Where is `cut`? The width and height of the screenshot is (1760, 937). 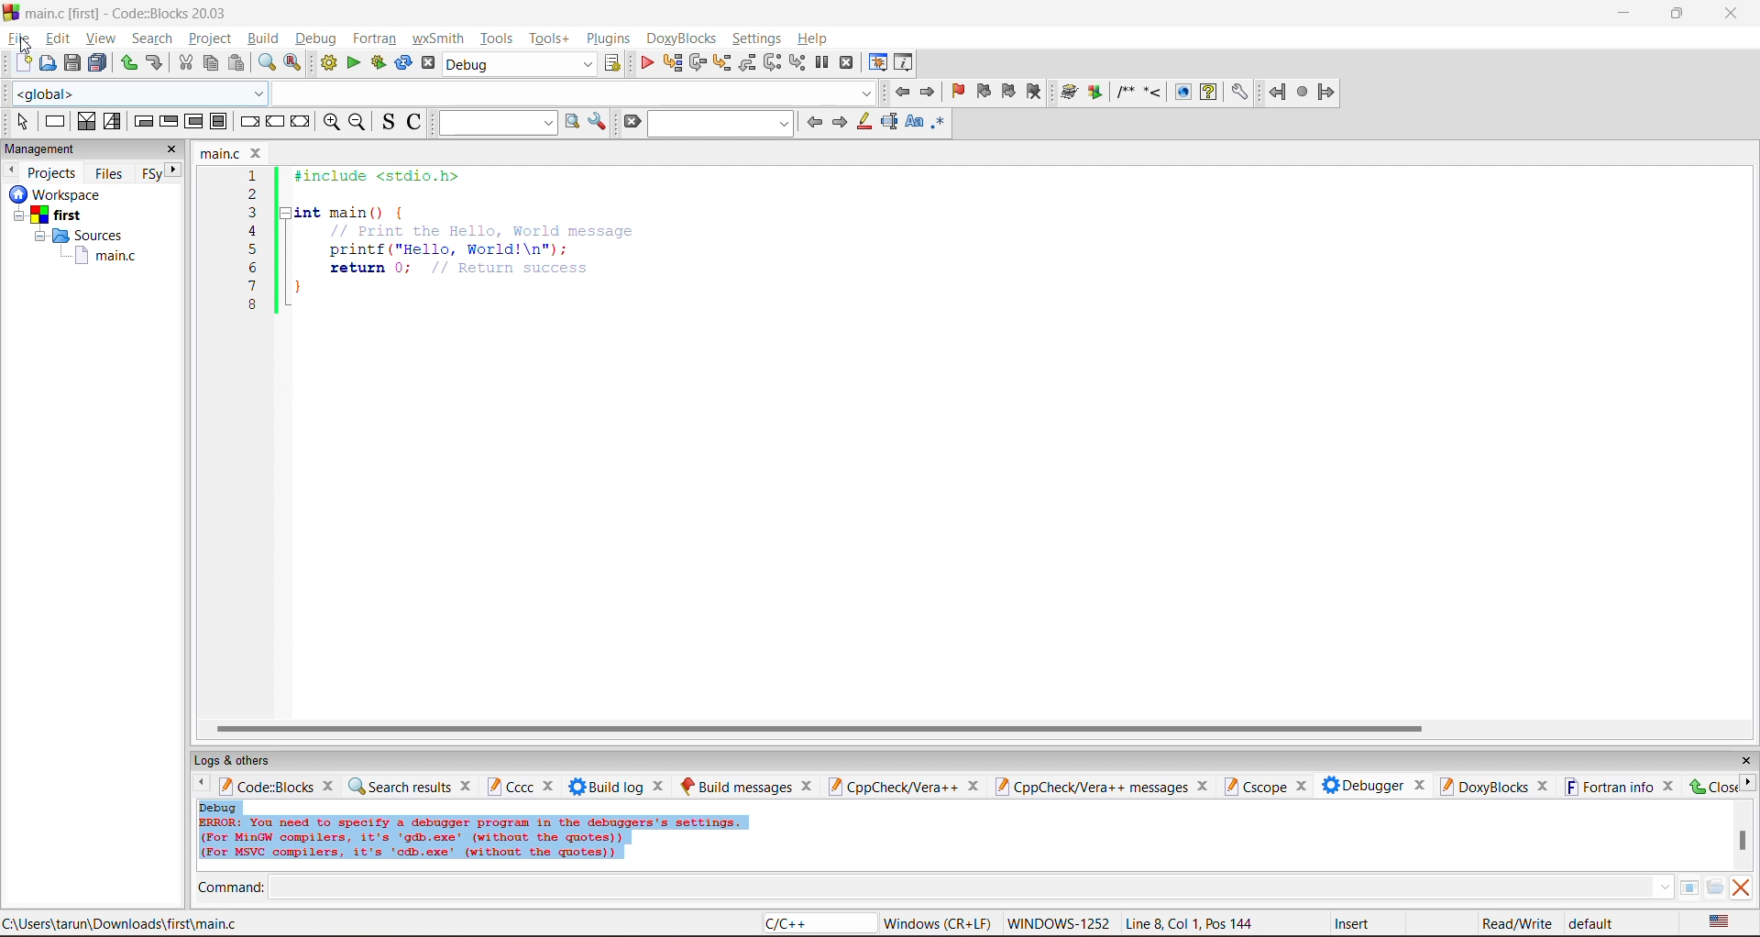 cut is located at coordinates (185, 63).